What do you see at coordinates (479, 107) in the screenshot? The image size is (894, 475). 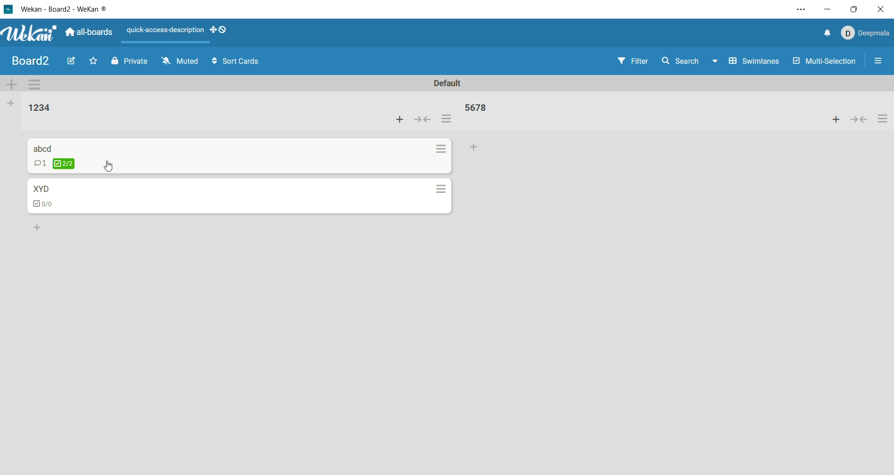 I see `list title` at bounding box center [479, 107].